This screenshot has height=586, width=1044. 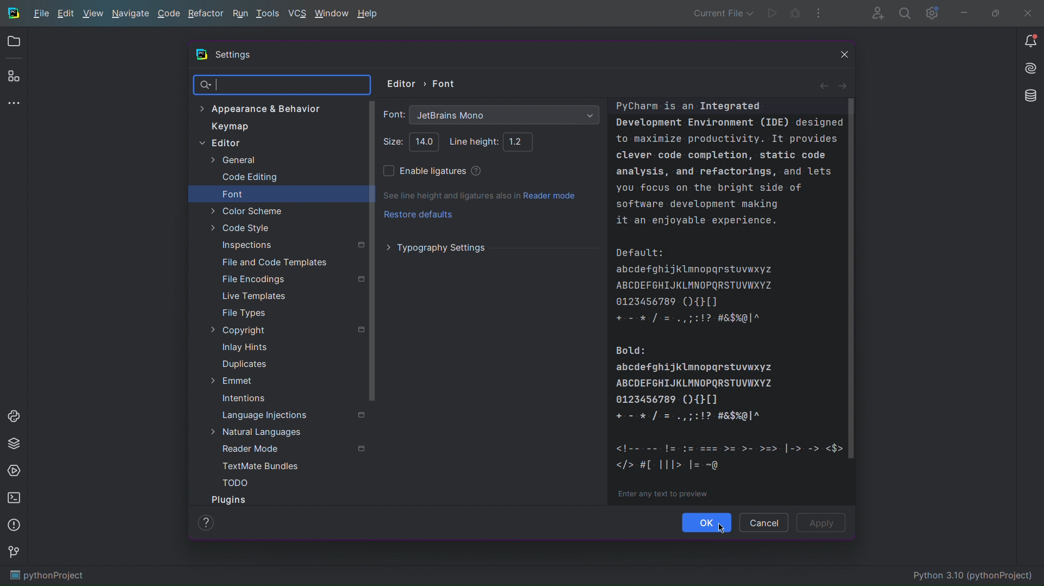 I want to click on Cursor, so click(x=719, y=527).